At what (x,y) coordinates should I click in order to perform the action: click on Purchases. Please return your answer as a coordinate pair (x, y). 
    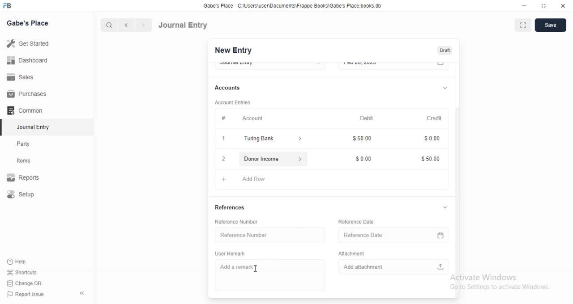
    Looking at the image, I should click on (28, 94).